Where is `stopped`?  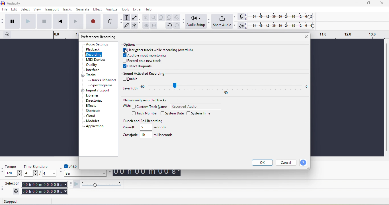
stopped is located at coordinates (18, 202).